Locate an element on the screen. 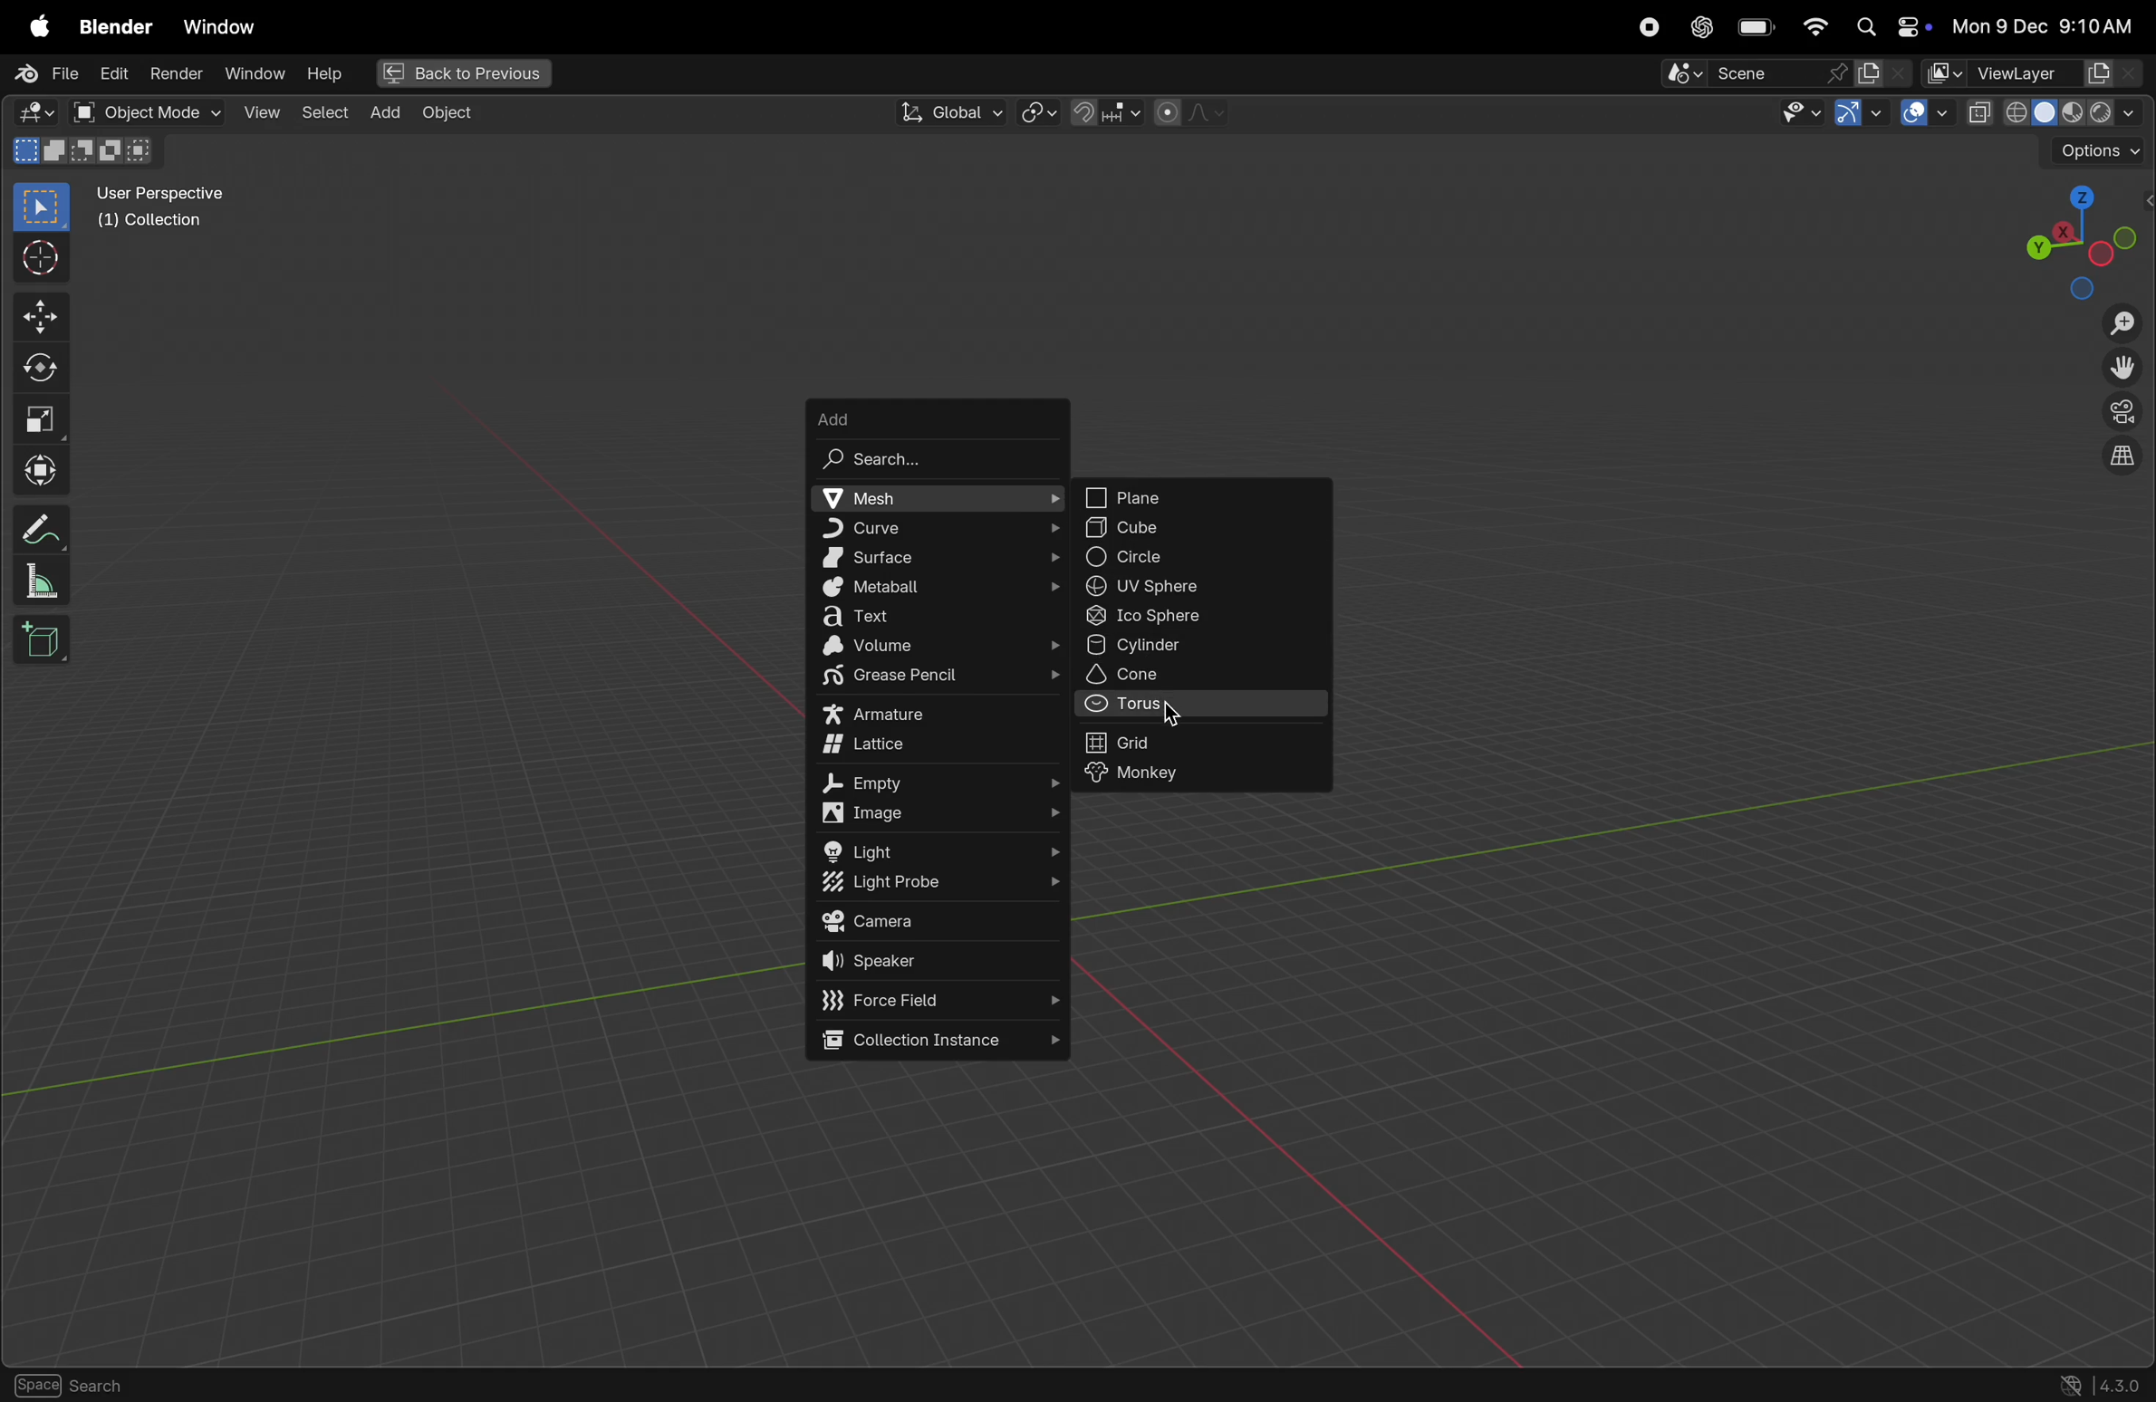  meta ball is located at coordinates (936, 589).